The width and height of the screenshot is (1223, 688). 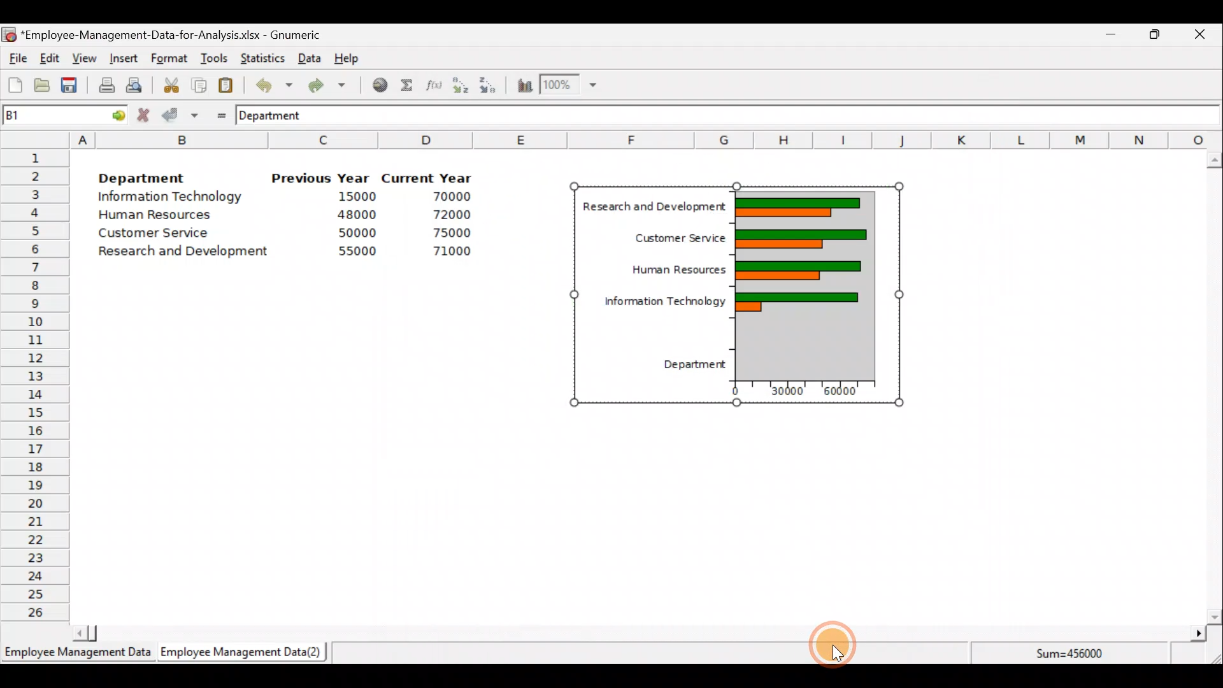 What do you see at coordinates (656, 208) in the screenshot?
I see `Research and Development` at bounding box center [656, 208].